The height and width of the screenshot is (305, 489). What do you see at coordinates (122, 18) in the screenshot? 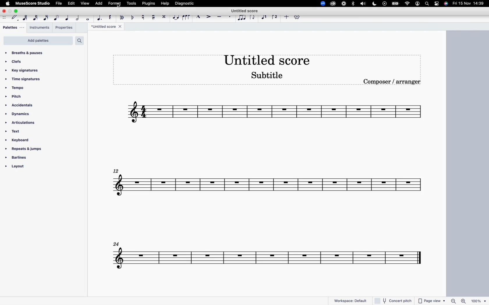
I see `toggle double flat` at bounding box center [122, 18].